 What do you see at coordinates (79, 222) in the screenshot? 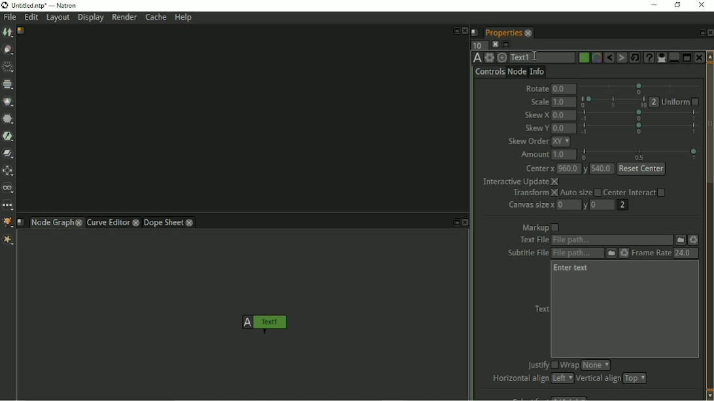
I see `close` at bounding box center [79, 222].